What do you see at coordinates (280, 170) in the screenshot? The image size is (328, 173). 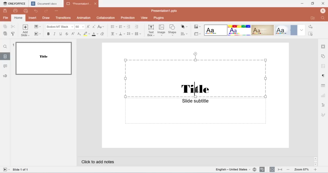 I see `resize` at bounding box center [280, 170].